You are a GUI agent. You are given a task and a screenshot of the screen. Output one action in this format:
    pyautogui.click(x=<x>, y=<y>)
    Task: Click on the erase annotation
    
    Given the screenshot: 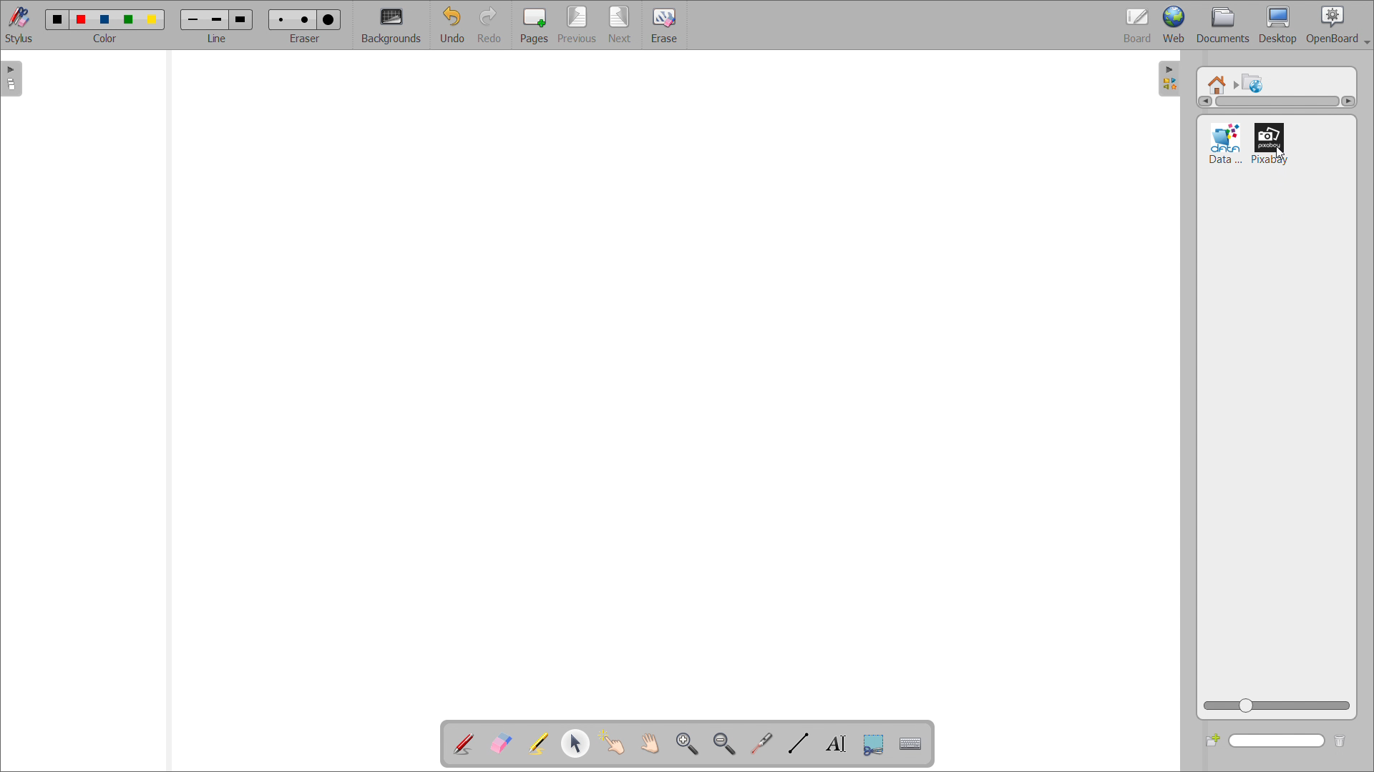 What is the action you would take?
    pyautogui.click(x=502, y=743)
    